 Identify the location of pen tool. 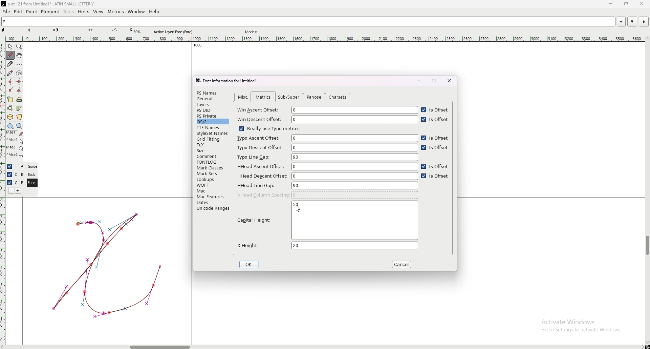
(56, 30).